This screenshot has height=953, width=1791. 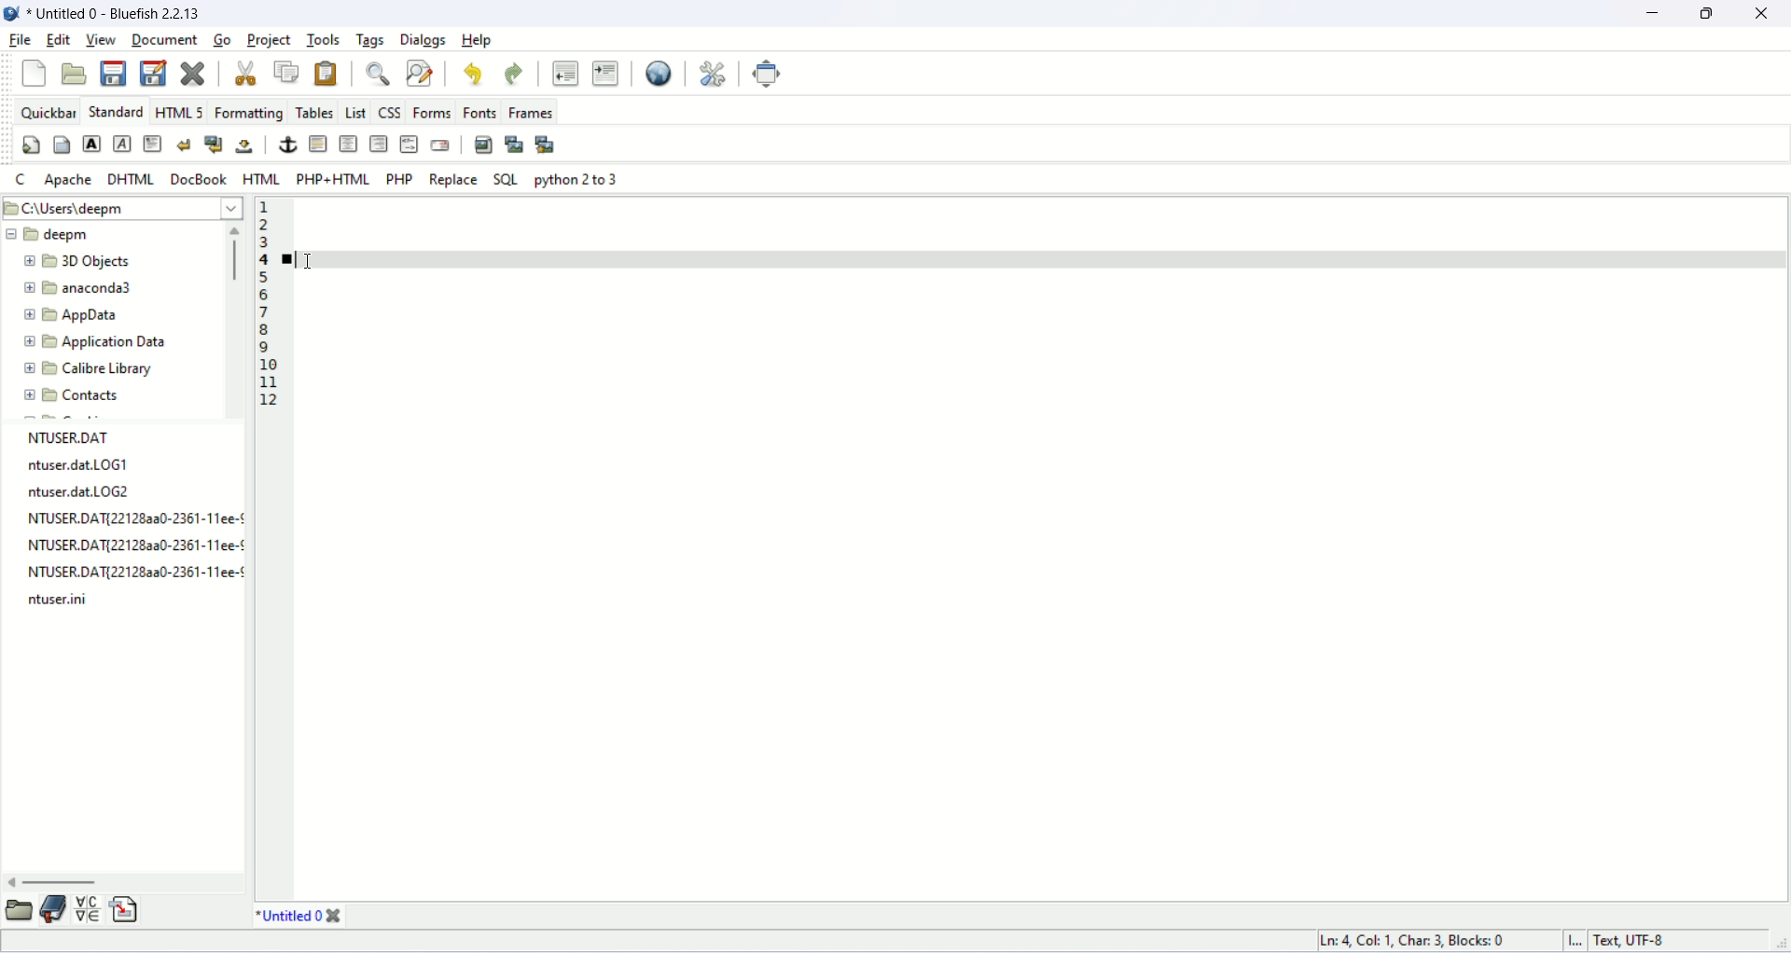 I want to click on break, so click(x=185, y=145).